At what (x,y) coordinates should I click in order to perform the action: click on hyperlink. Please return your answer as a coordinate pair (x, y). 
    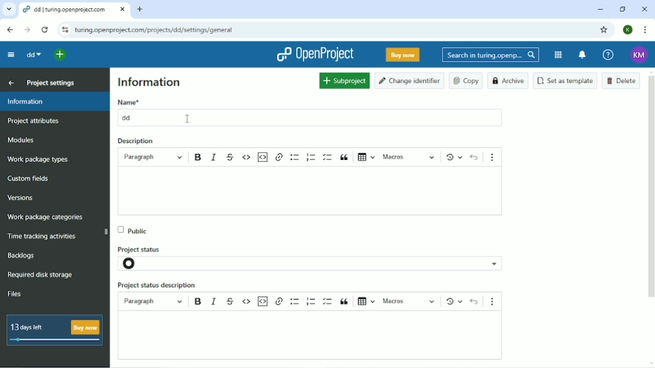
    Looking at the image, I should click on (280, 158).